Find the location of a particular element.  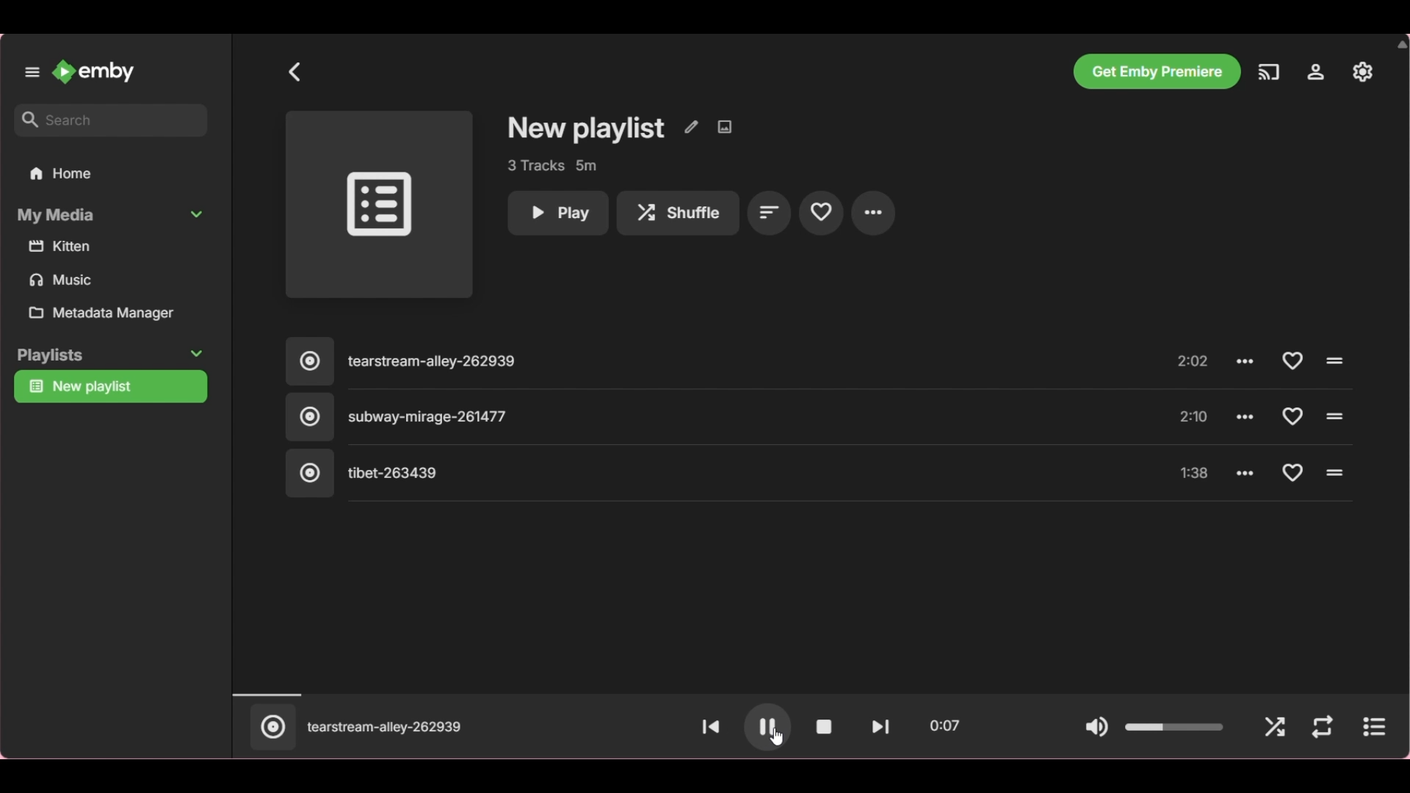

cursor is located at coordinates (777, 737).